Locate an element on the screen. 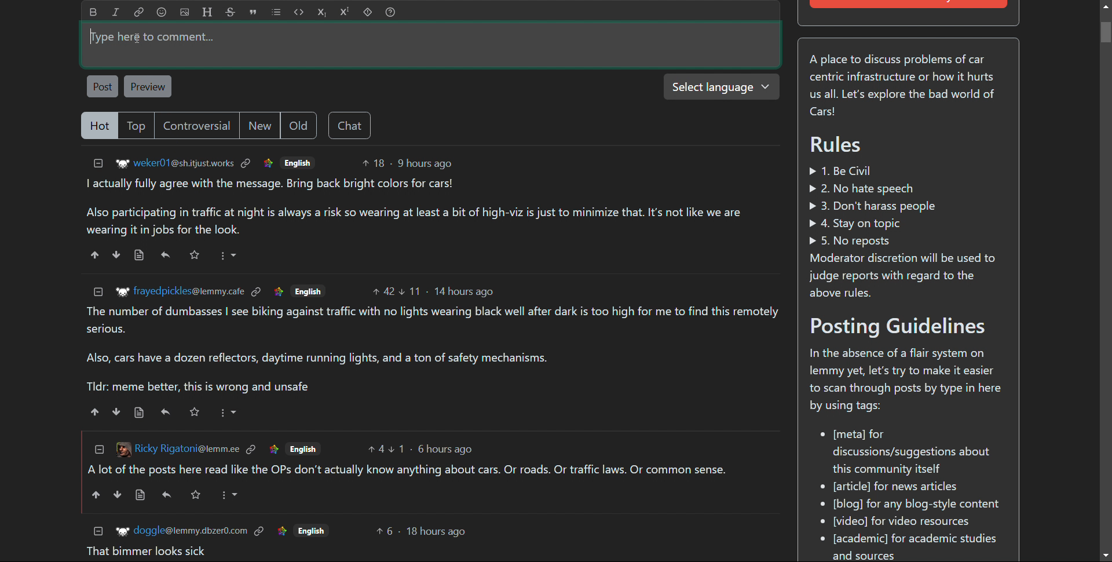 This screenshot has width=1112, height=562. English is located at coordinates (297, 162).